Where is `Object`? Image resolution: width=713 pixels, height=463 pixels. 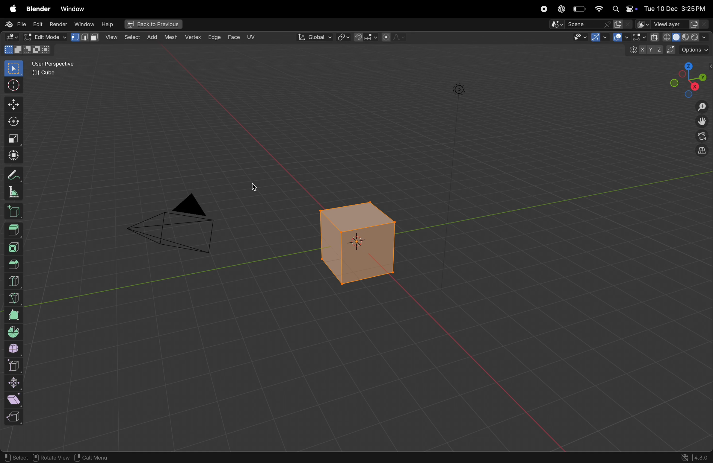 Object is located at coordinates (153, 36).